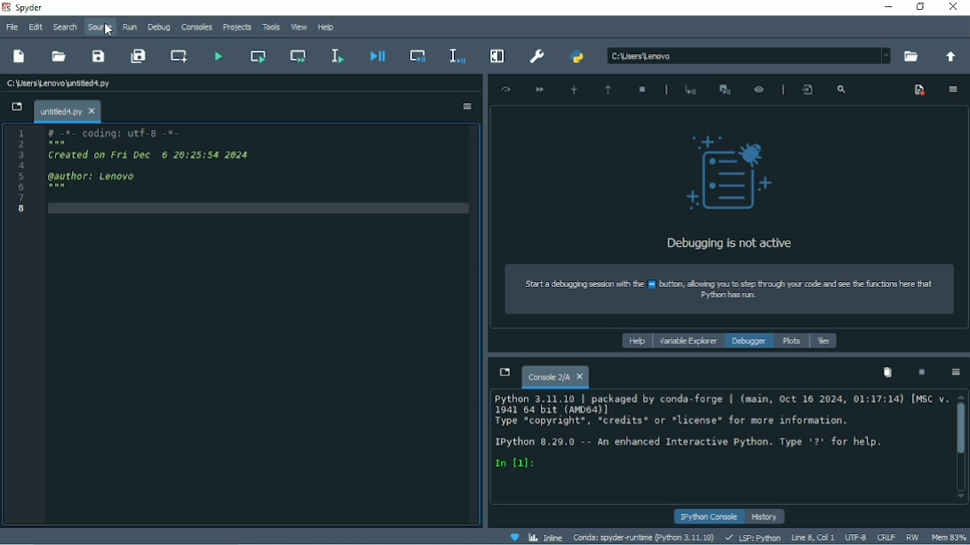 This screenshot has width=970, height=545. Describe the element at coordinates (643, 537) in the screenshot. I see `Conda` at that location.